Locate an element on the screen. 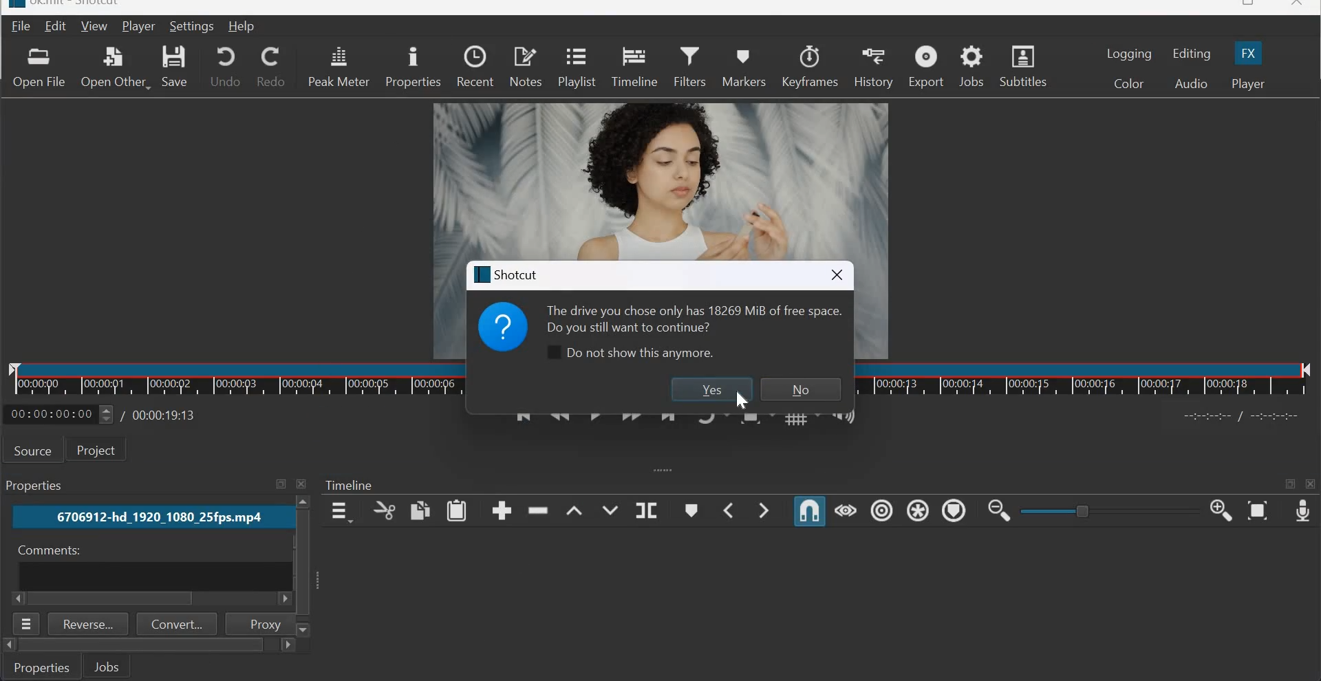 The width and height of the screenshot is (1321, 681). current position is located at coordinates (59, 414).